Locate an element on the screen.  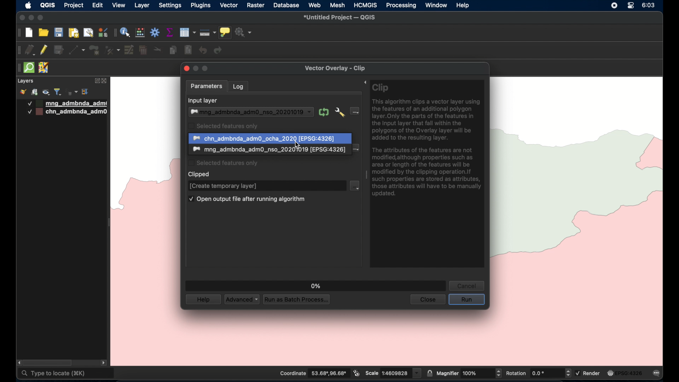
window is located at coordinates (437, 5).